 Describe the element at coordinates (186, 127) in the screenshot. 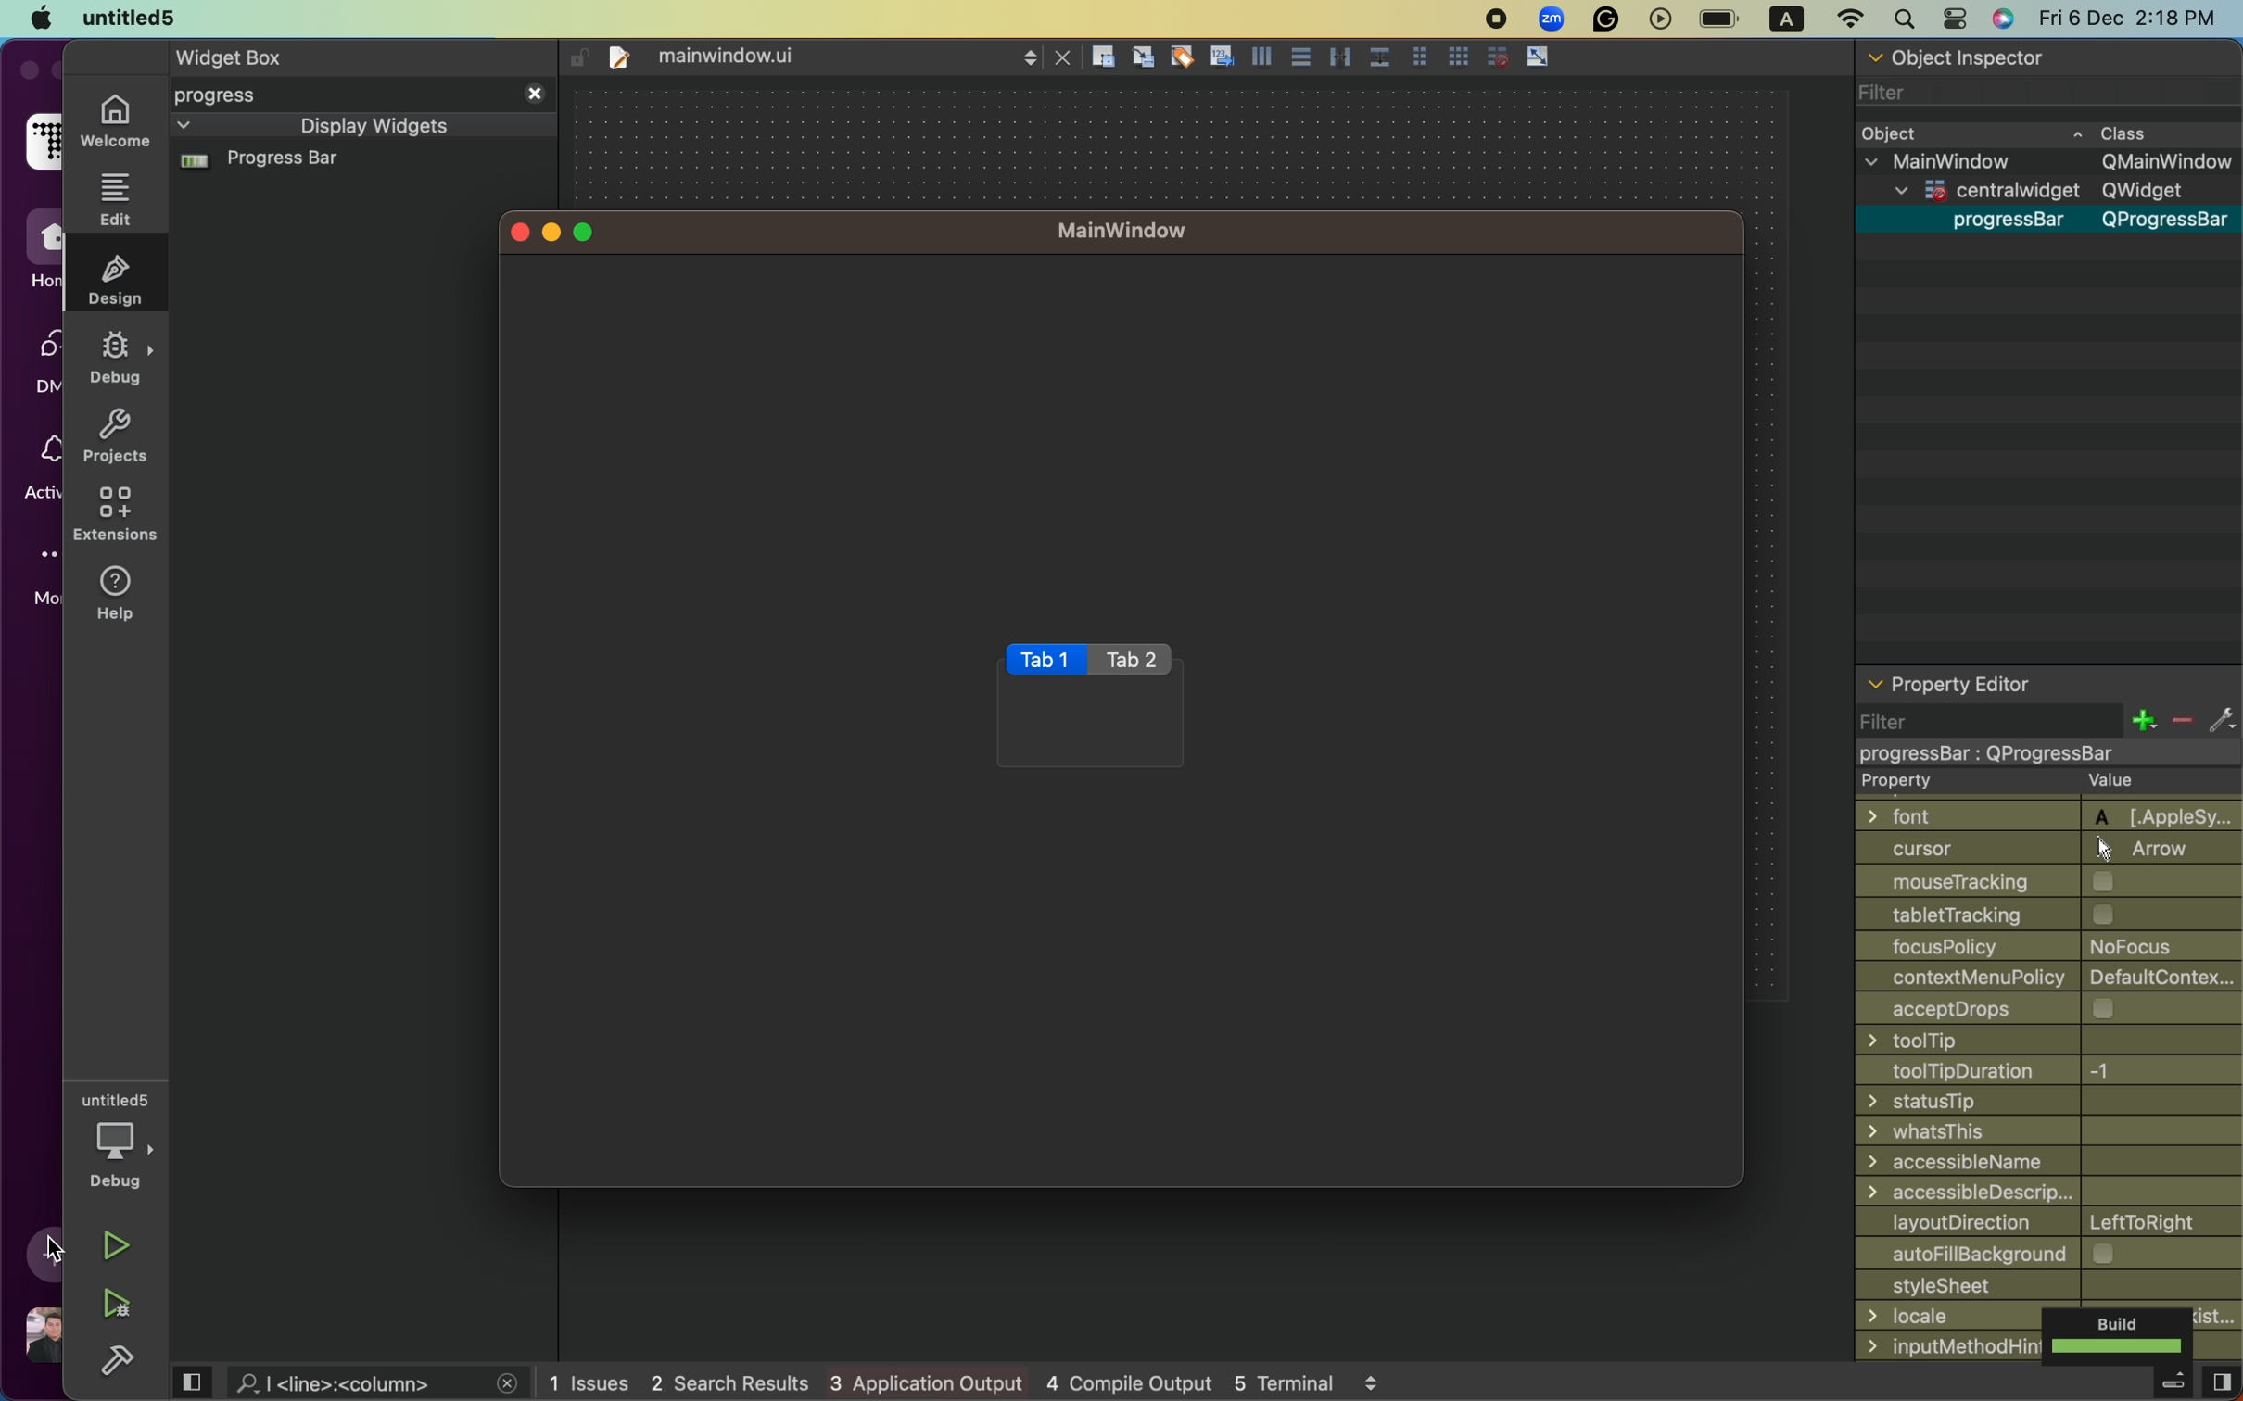

I see `down` at that location.